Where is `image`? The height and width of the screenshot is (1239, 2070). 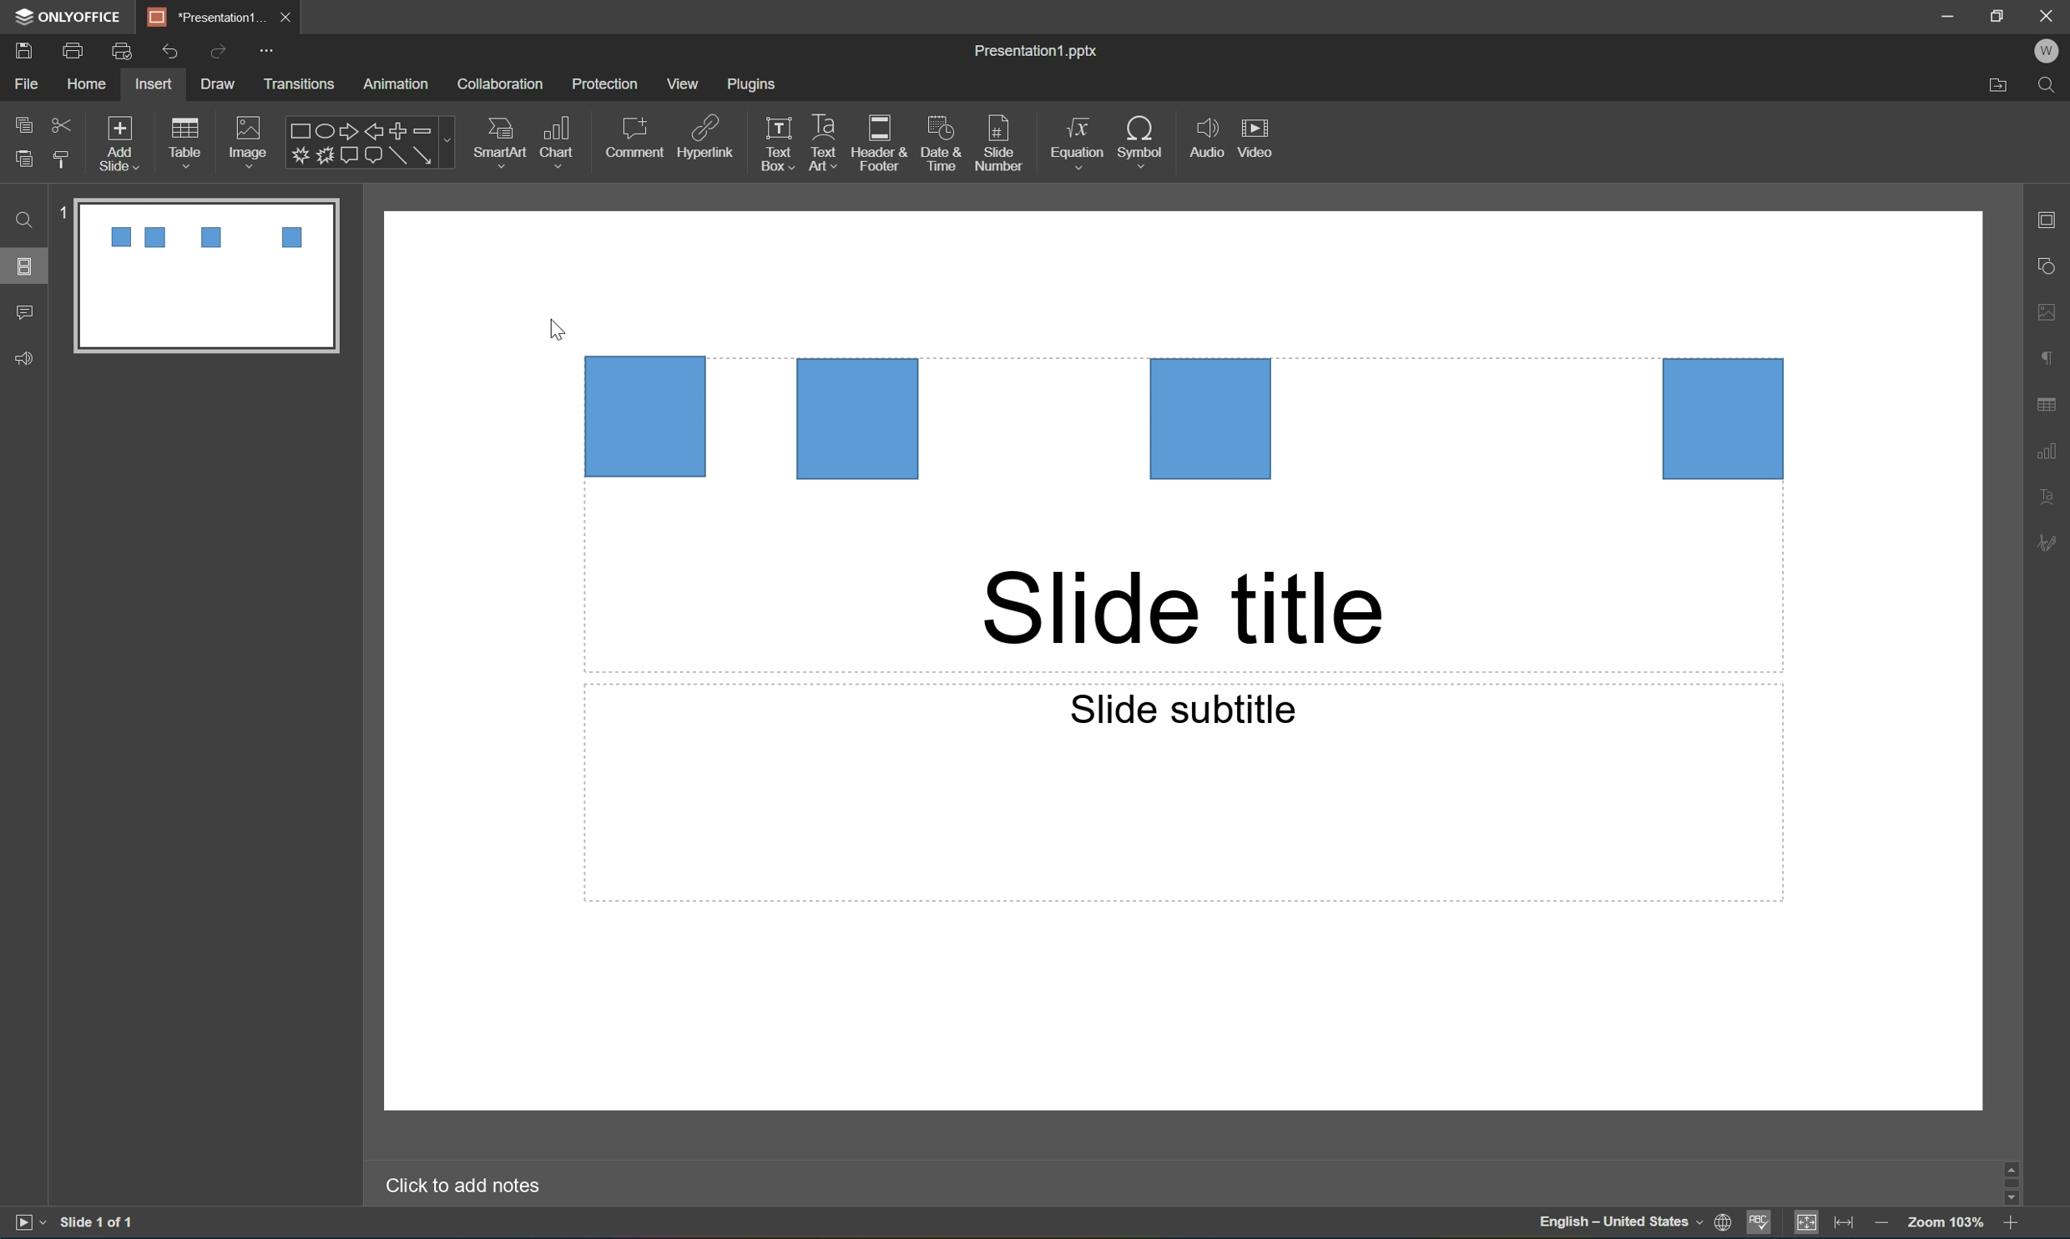
image is located at coordinates (247, 138).